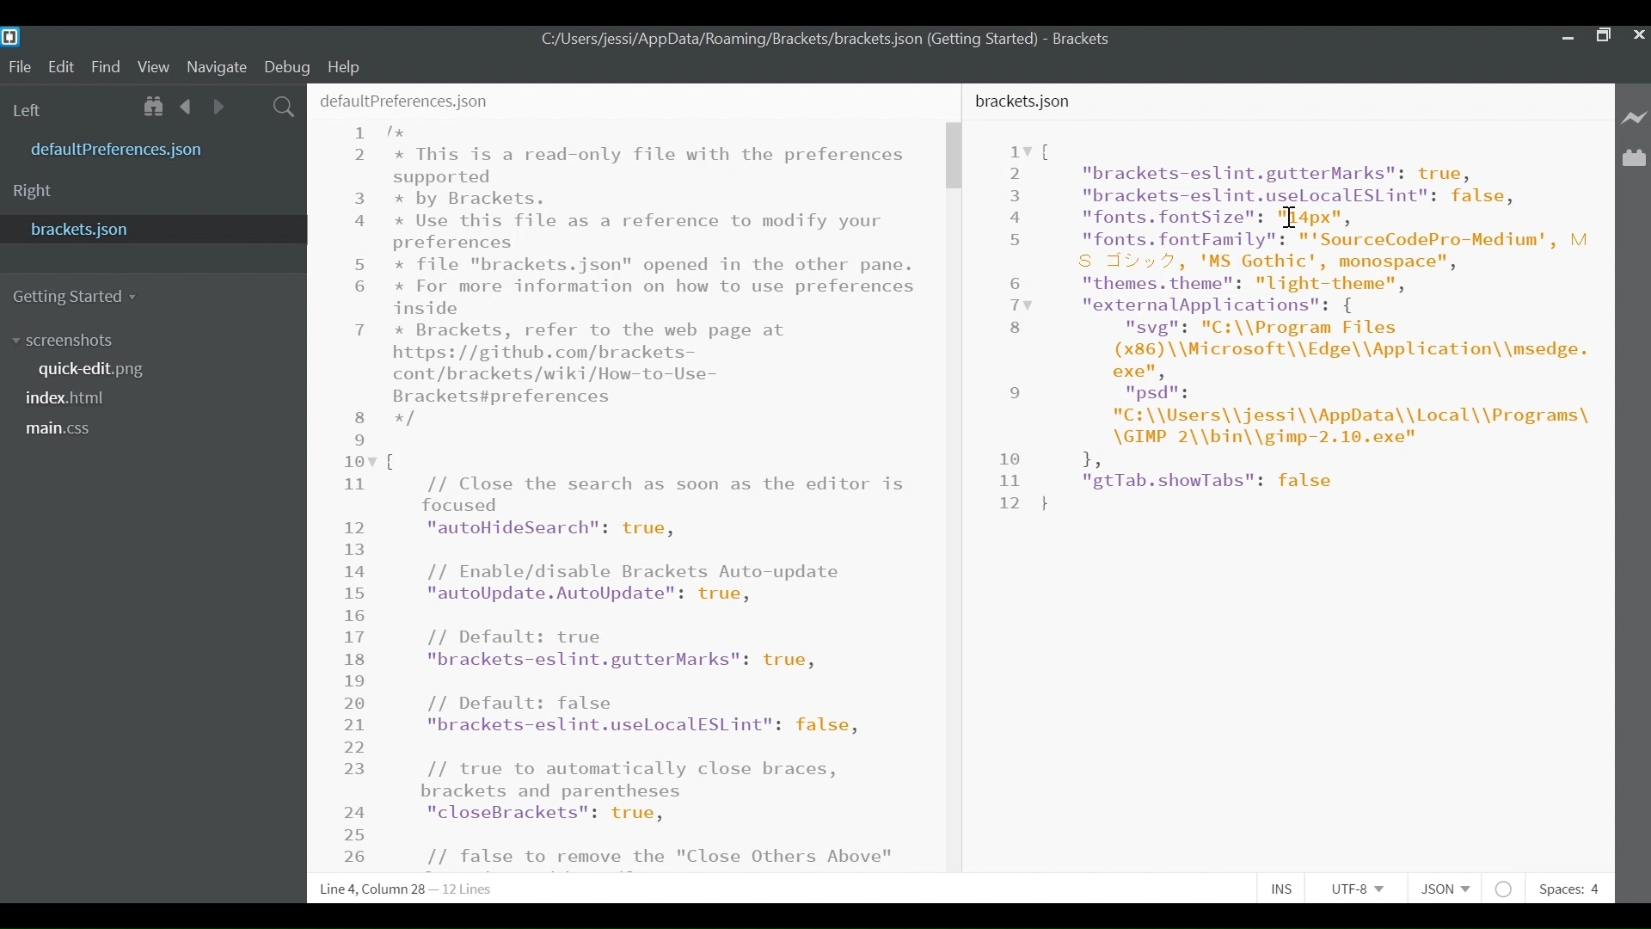 This screenshot has width=1651, height=929. I want to click on Find, so click(109, 68).